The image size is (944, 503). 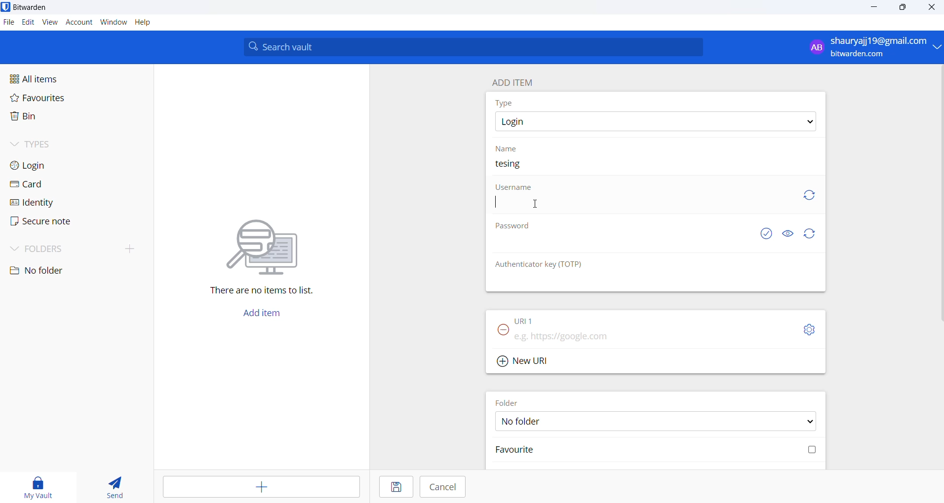 What do you see at coordinates (28, 23) in the screenshot?
I see `Edit` at bounding box center [28, 23].